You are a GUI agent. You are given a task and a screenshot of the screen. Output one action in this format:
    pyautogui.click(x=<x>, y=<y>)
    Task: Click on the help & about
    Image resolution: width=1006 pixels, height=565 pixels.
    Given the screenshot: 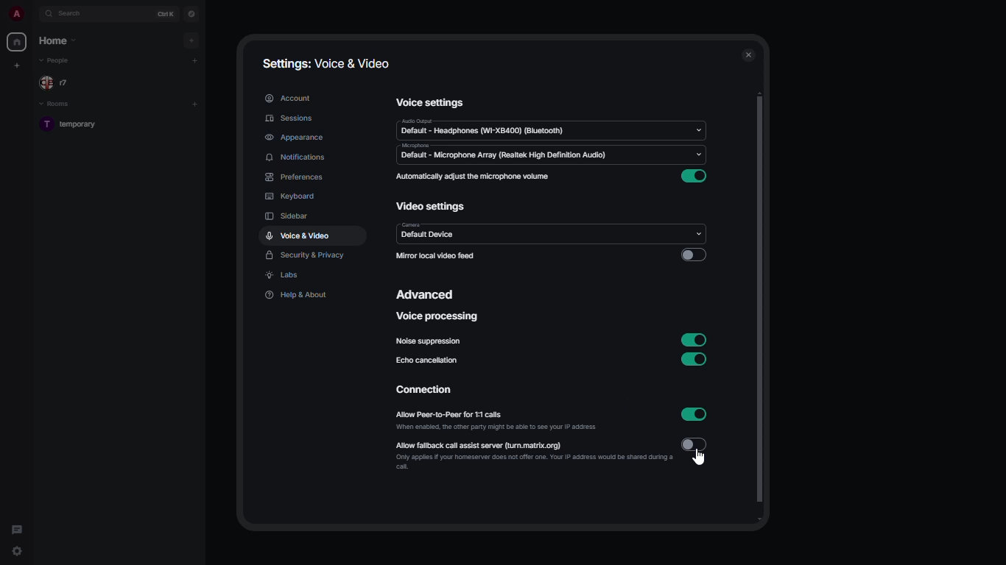 What is the action you would take?
    pyautogui.click(x=298, y=296)
    